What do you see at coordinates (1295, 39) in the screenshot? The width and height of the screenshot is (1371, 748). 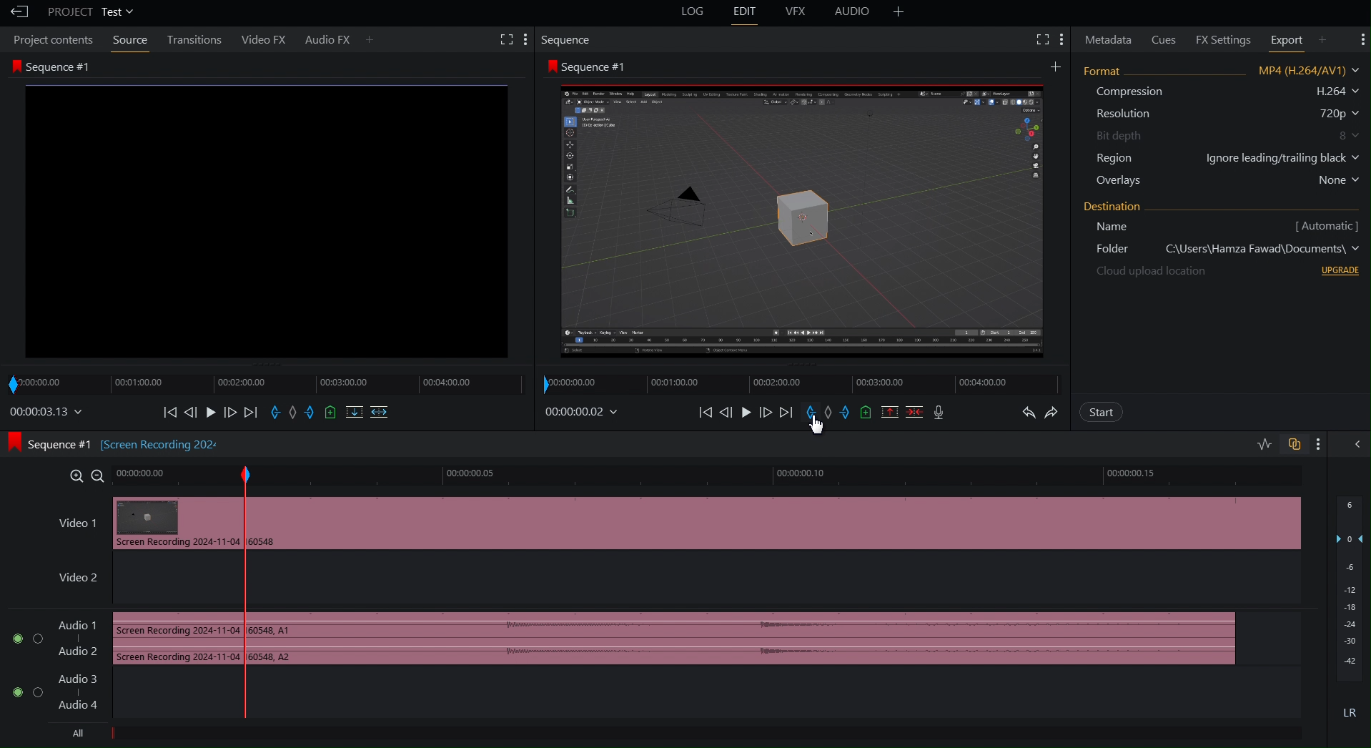 I see `Export` at bounding box center [1295, 39].